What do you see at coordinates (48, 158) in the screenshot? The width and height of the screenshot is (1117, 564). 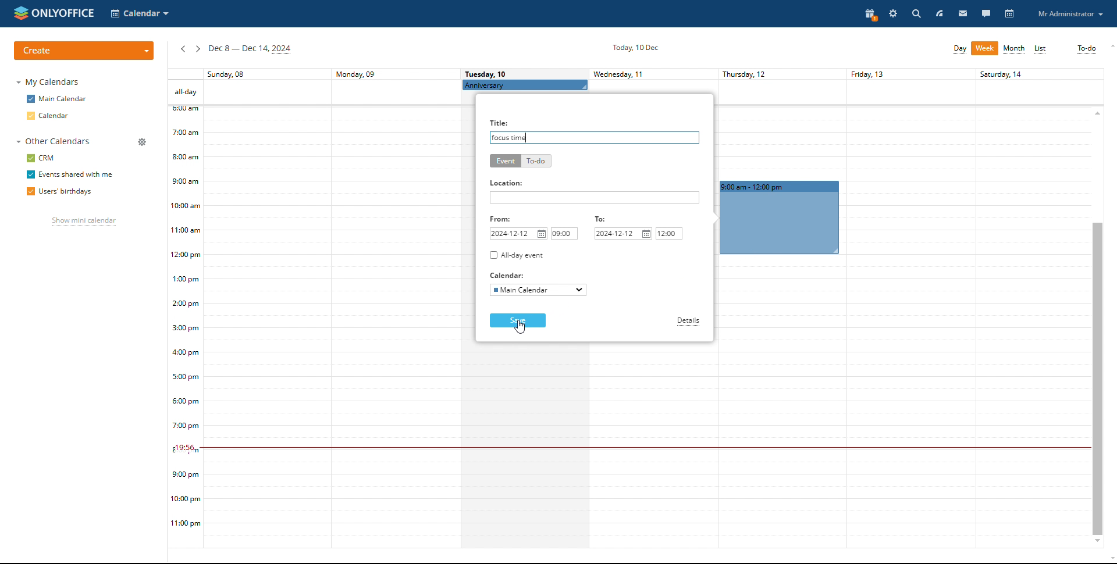 I see `crm` at bounding box center [48, 158].